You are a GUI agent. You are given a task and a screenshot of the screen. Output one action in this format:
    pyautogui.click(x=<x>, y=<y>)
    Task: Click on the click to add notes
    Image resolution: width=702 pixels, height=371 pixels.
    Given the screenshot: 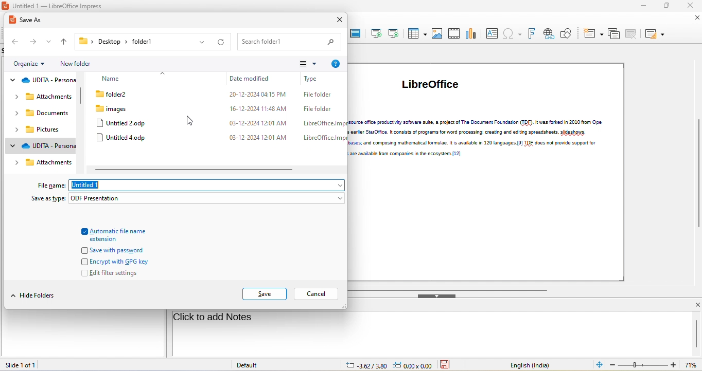 What is the action you would take?
    pyautogui.click(x=213, y=318)
    